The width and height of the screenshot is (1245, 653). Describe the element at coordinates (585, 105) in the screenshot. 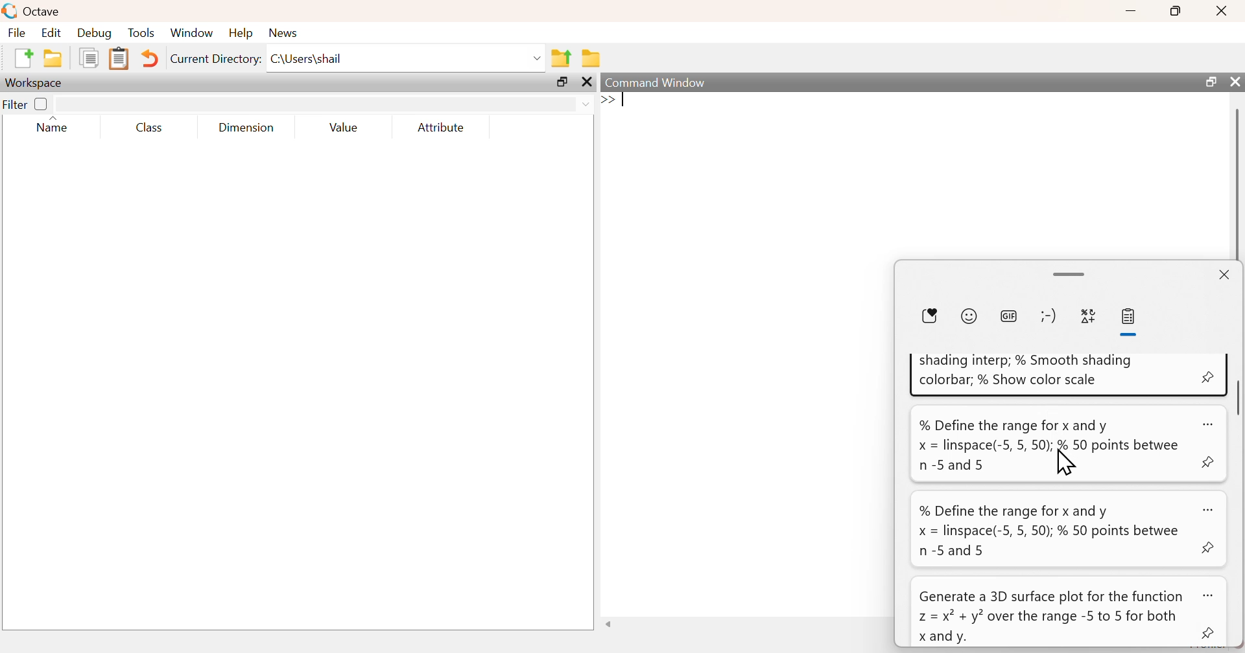

I see `dropdown` at that location.